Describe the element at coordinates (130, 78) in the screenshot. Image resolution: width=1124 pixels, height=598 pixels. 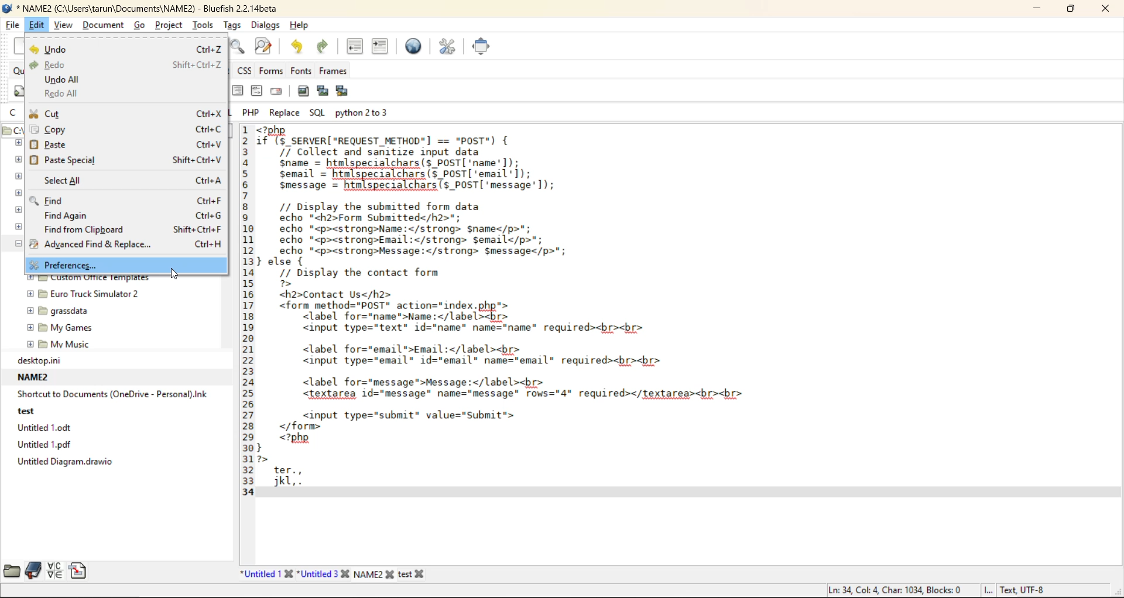
I see `undo all` at that location.